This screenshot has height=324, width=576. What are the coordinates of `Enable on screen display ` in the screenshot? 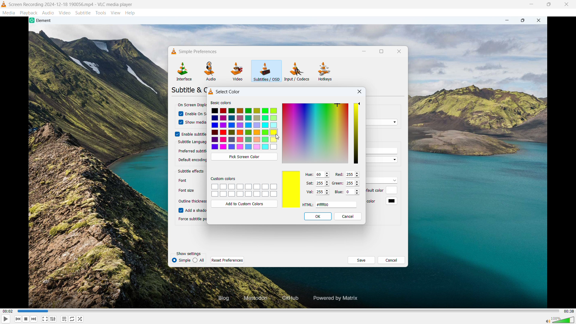 It's located at (196, 114).